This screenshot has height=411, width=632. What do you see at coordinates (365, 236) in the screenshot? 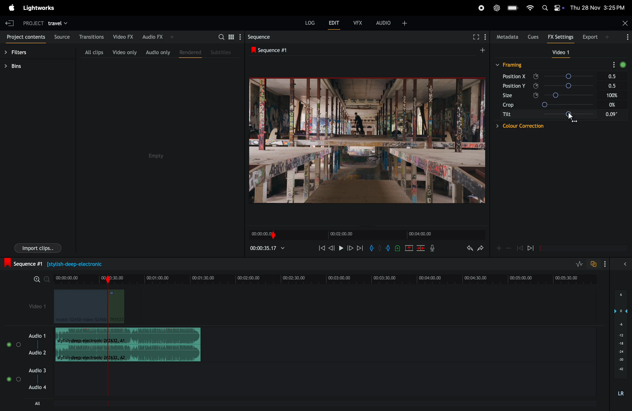
I see `time frames` at bounding box center [365, 236].